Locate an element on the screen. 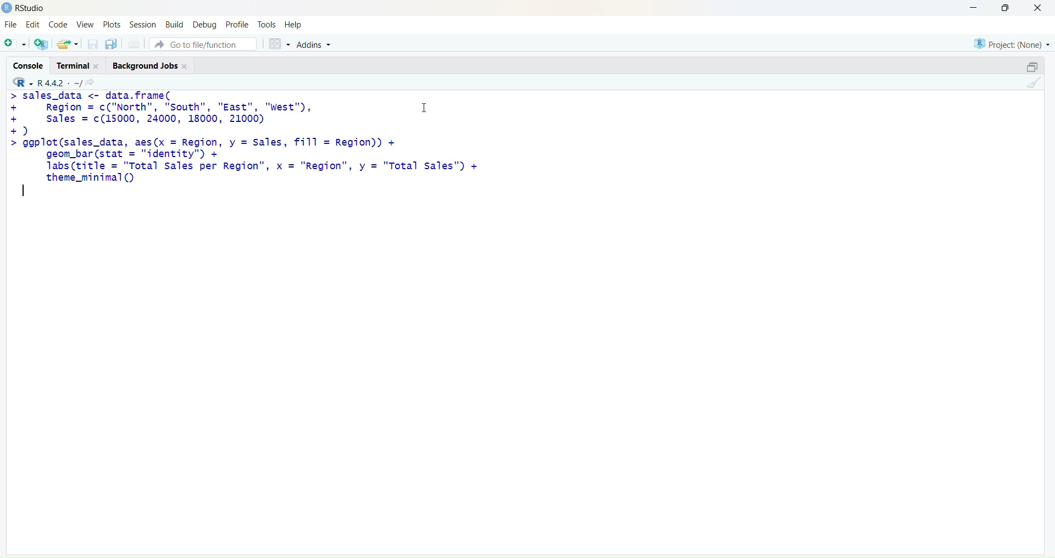 The height and width of the screenshot is (558, 1055). Session is located at coordinates (141, 24).